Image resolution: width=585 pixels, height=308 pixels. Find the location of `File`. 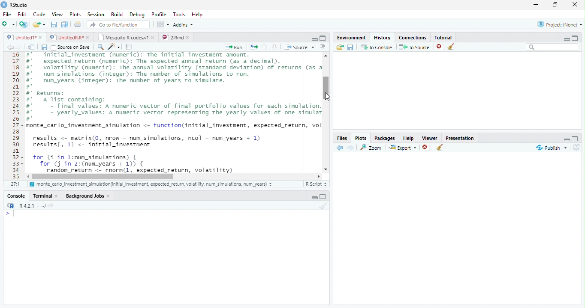

File is located at coordinates (6, 14).